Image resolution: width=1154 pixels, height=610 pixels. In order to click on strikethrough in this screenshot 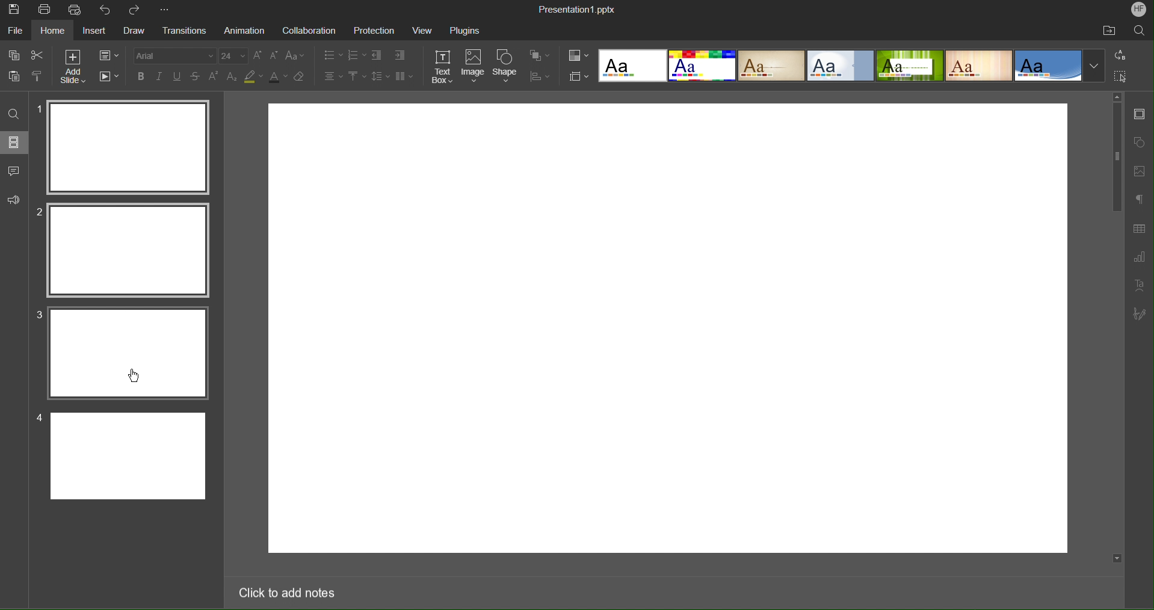, I will do `click(196, 77)`.